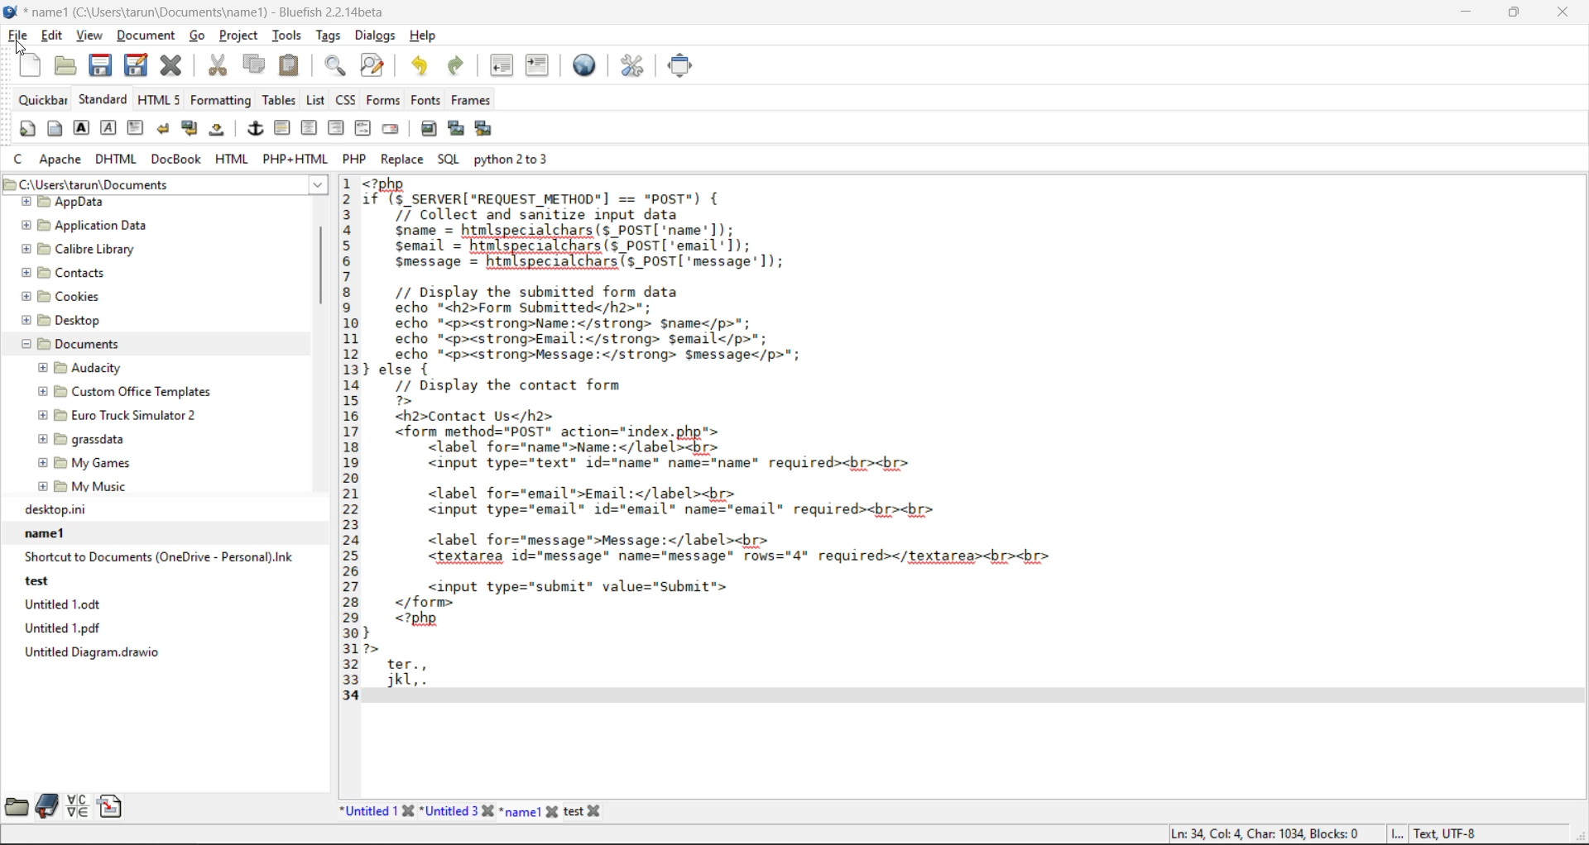 Image resolution: width=1589 pixels, height=845 pixels. What do you see at coordinates (455, 127) in the screenshot?
I see `insert thumbnail` at bounding box center [455, 127].